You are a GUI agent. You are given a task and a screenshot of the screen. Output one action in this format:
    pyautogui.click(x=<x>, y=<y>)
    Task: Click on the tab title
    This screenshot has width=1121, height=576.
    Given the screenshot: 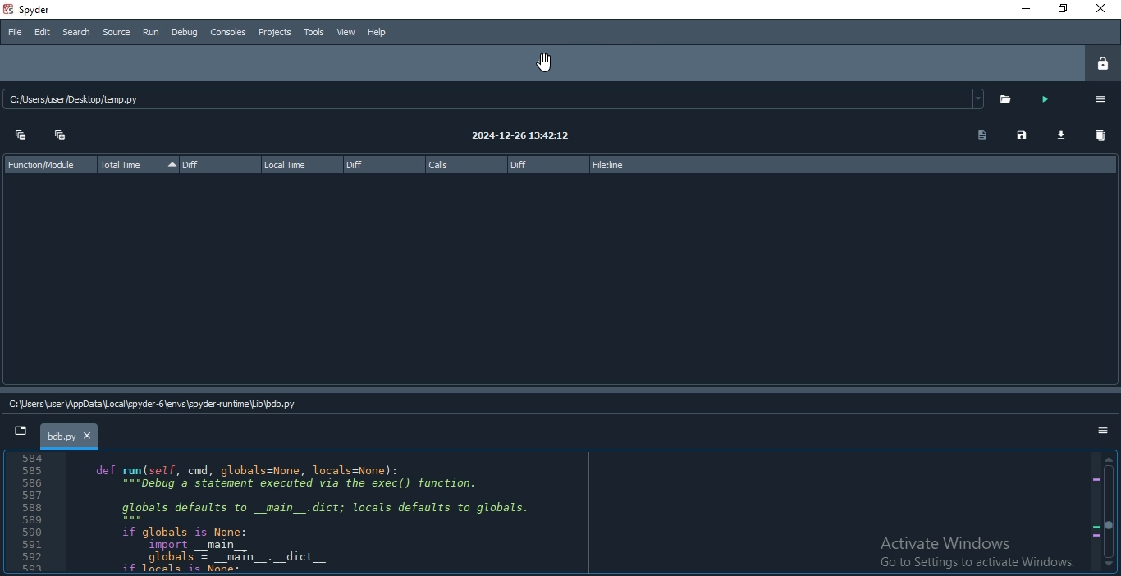 What is the action you would take?
    pyautogui.click(x=71, y=435)
    